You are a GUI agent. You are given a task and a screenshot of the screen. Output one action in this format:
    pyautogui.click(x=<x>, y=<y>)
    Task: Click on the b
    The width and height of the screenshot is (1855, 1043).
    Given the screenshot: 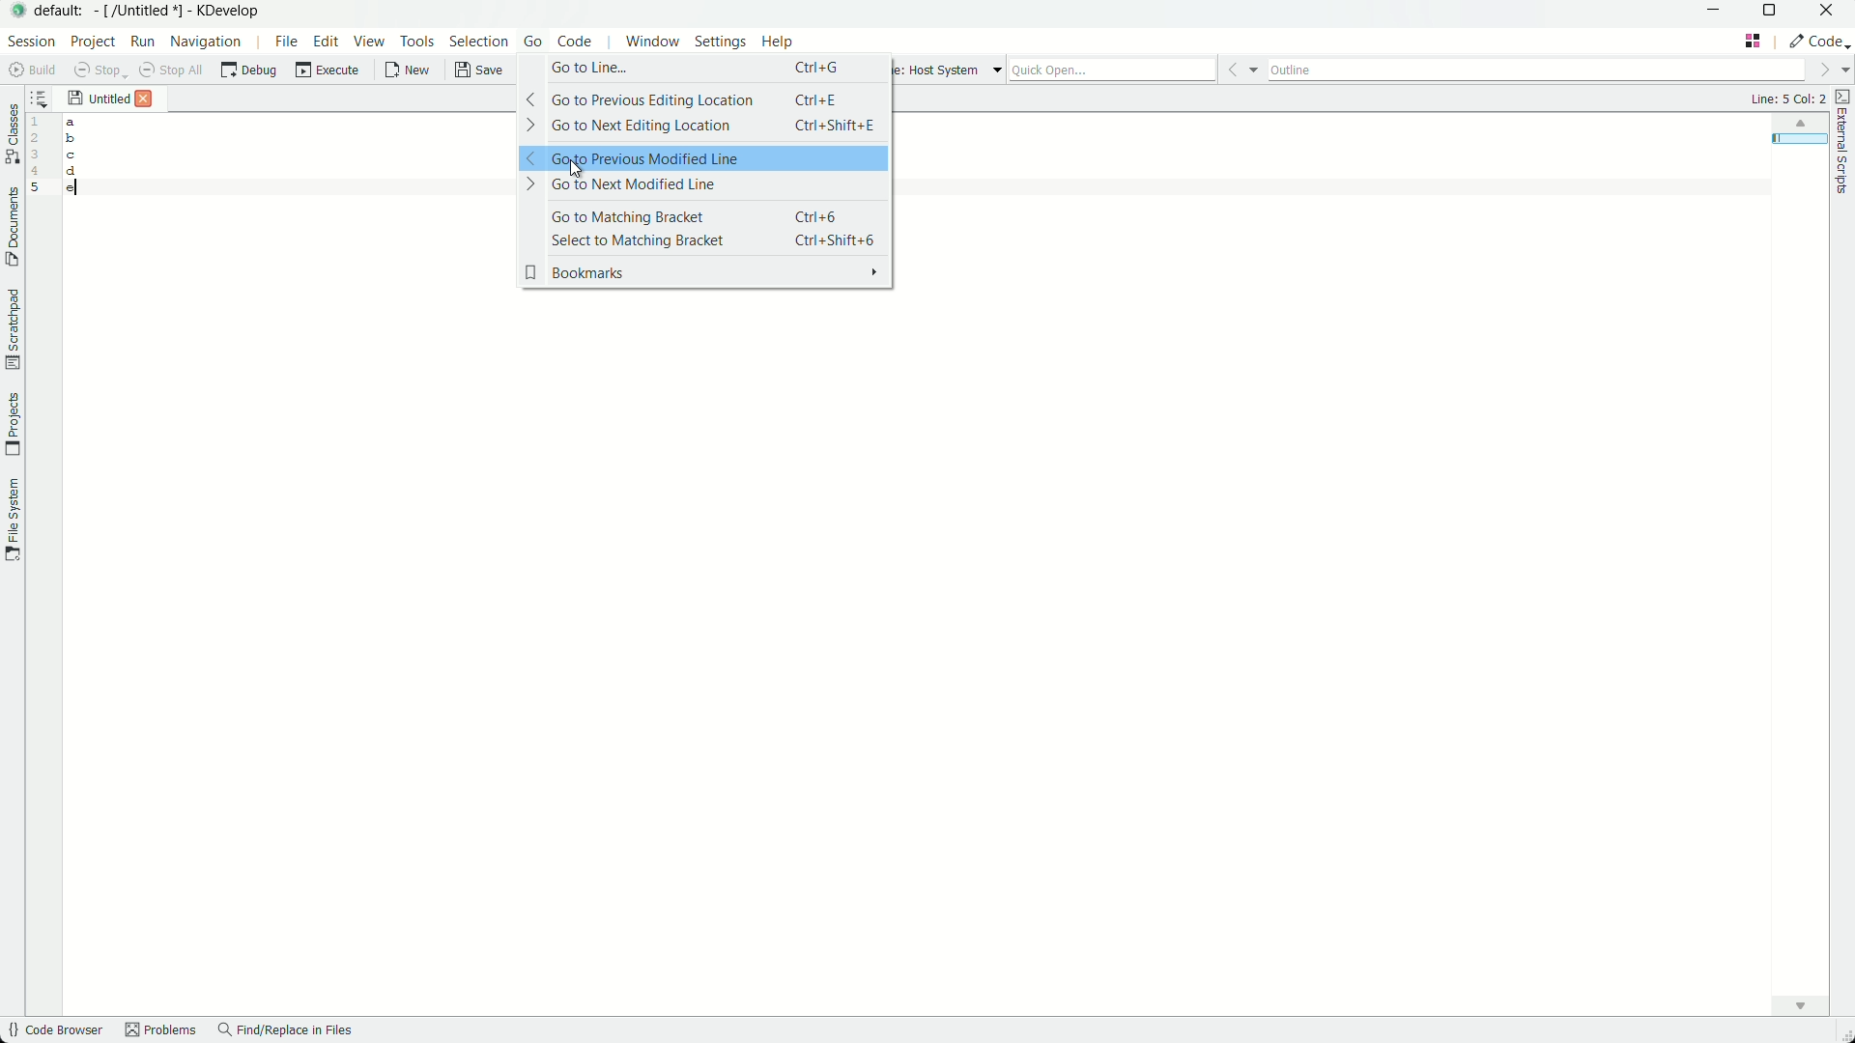 What is the action you would take?
    pyautogui.click(x=71, y=138)
    